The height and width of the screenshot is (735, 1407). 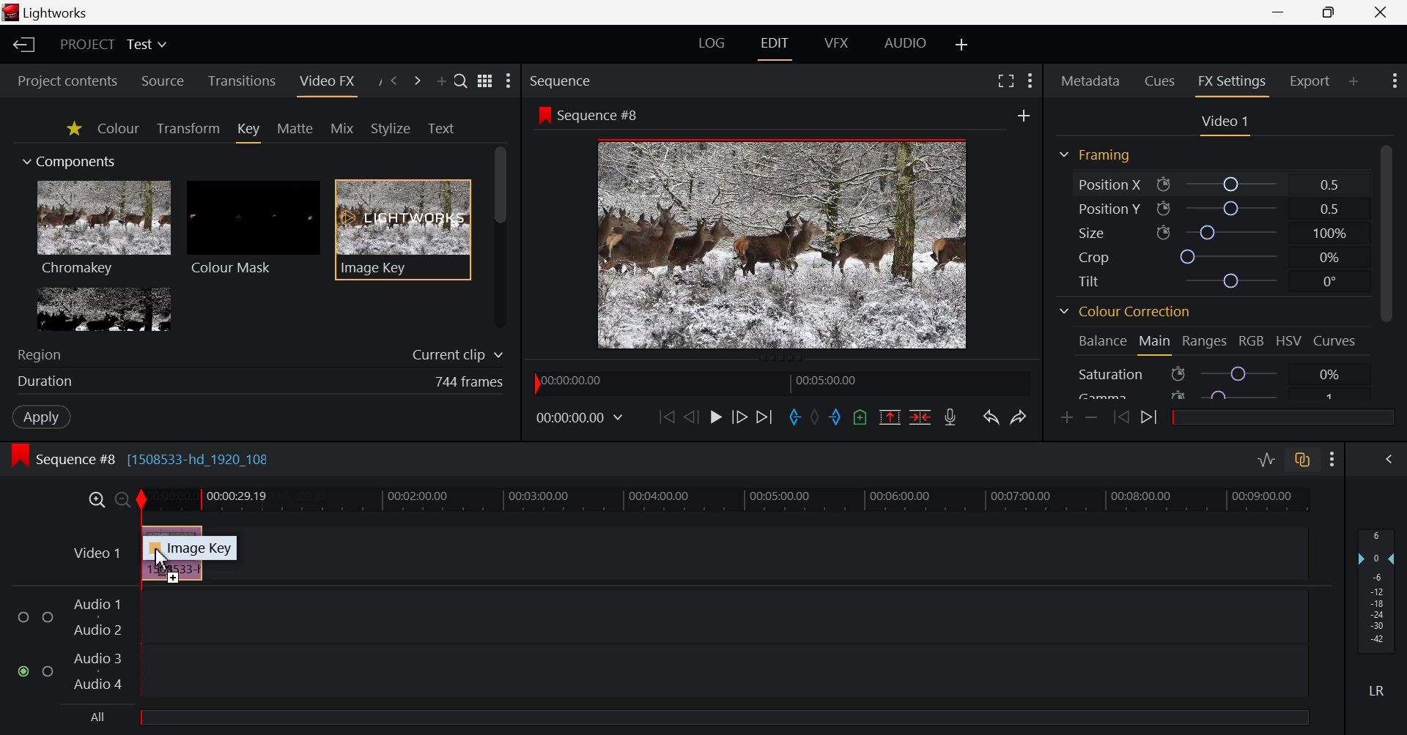 What do you see at coordinates (1394, 81) in the screenshot?
I see `Show Settings` at bounding box center [1394, 81].